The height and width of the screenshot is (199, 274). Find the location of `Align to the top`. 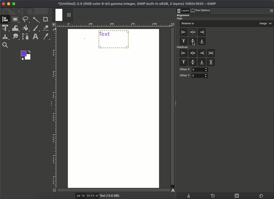

Align to the top is located at coordinates (184, 41).